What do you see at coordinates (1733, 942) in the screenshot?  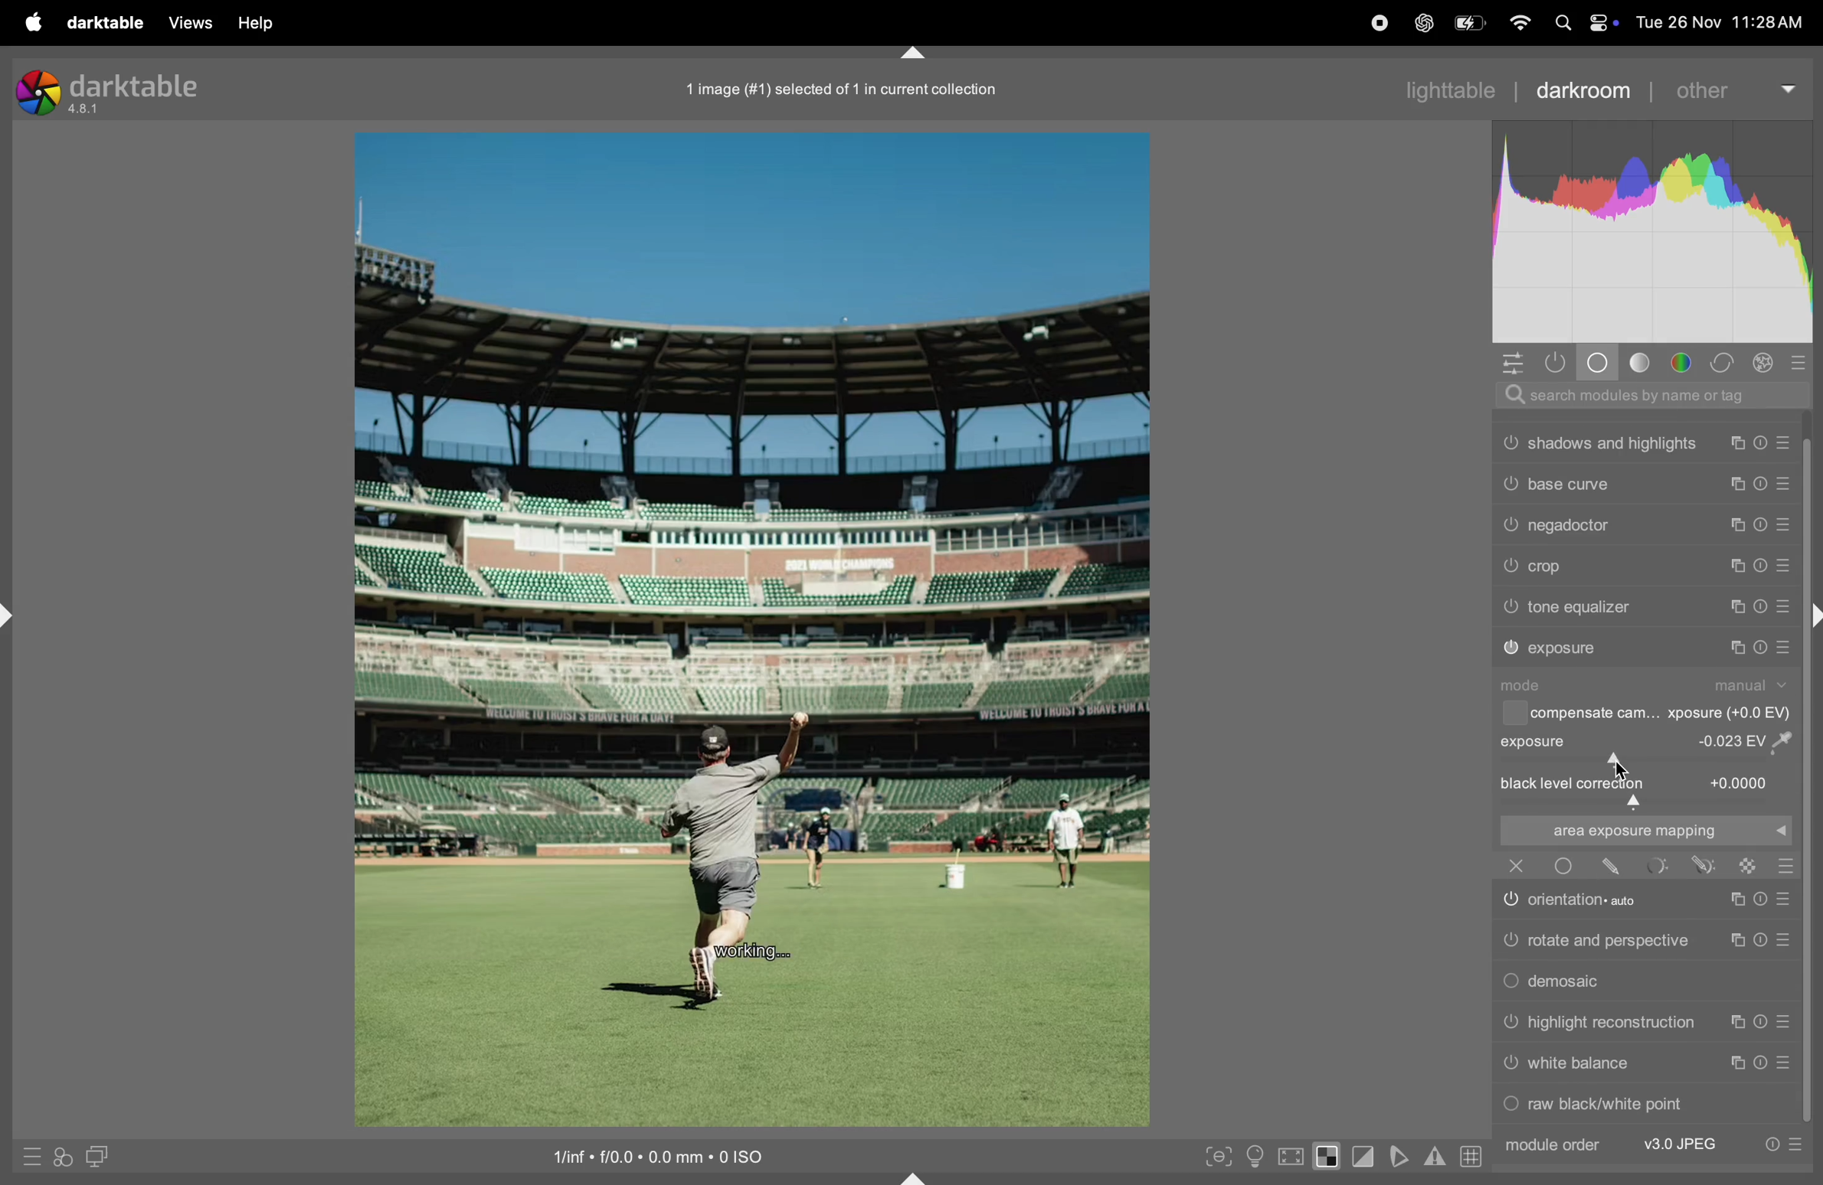 I see `copy` at bounding box center [1733, 942].